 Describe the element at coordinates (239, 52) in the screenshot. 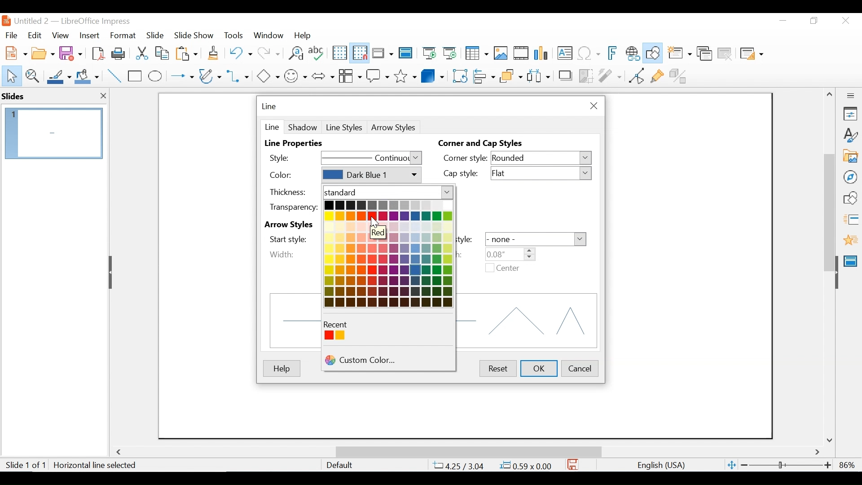

I see `Undo` at that location.